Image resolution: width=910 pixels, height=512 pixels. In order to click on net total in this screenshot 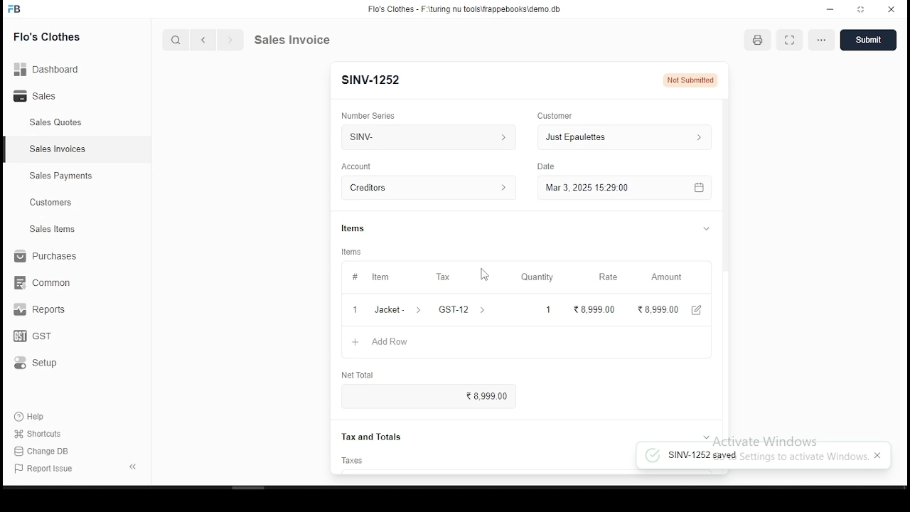, I will do `click(367, 372)`.